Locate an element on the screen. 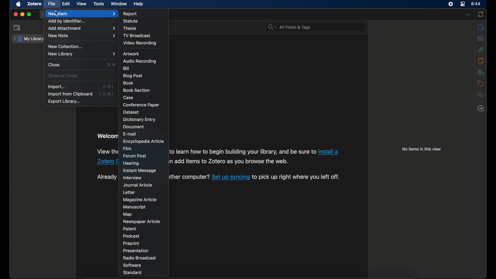 This screenshot has width=496, height=279. control center is located at coordinates (463, 4).